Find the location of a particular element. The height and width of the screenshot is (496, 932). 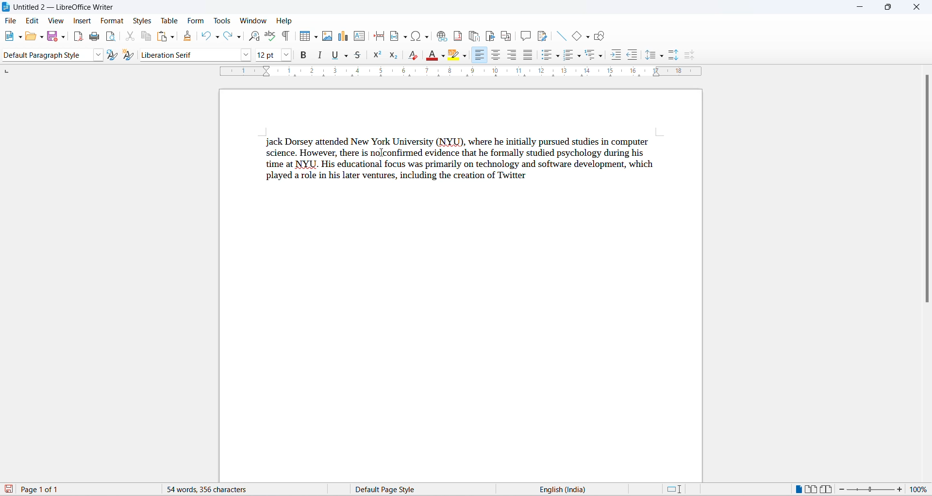

subscript is located at coordinates (392, 54).